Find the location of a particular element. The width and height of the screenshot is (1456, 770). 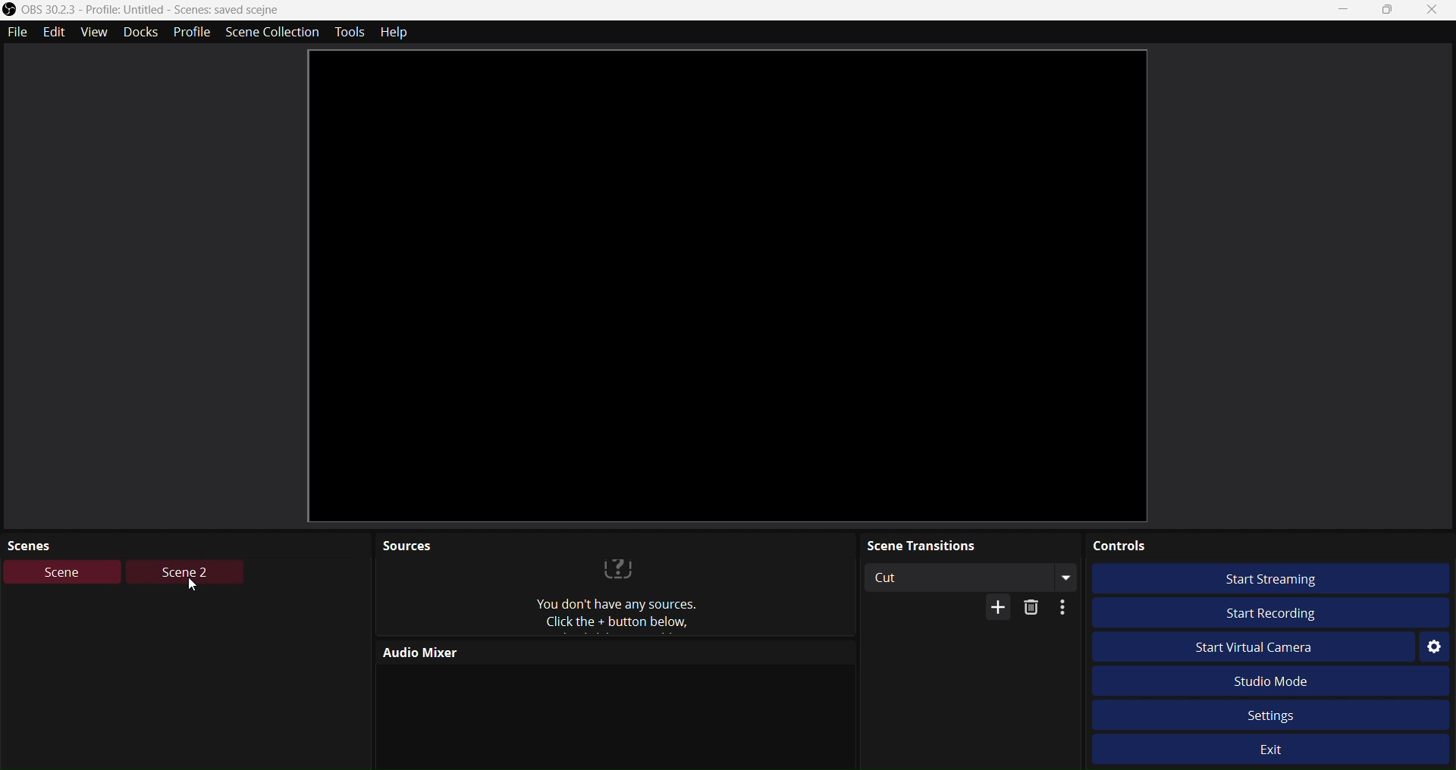

File is located at coordinates (17, 33).